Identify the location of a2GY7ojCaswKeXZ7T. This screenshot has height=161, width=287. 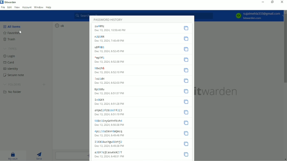
(108, 152).